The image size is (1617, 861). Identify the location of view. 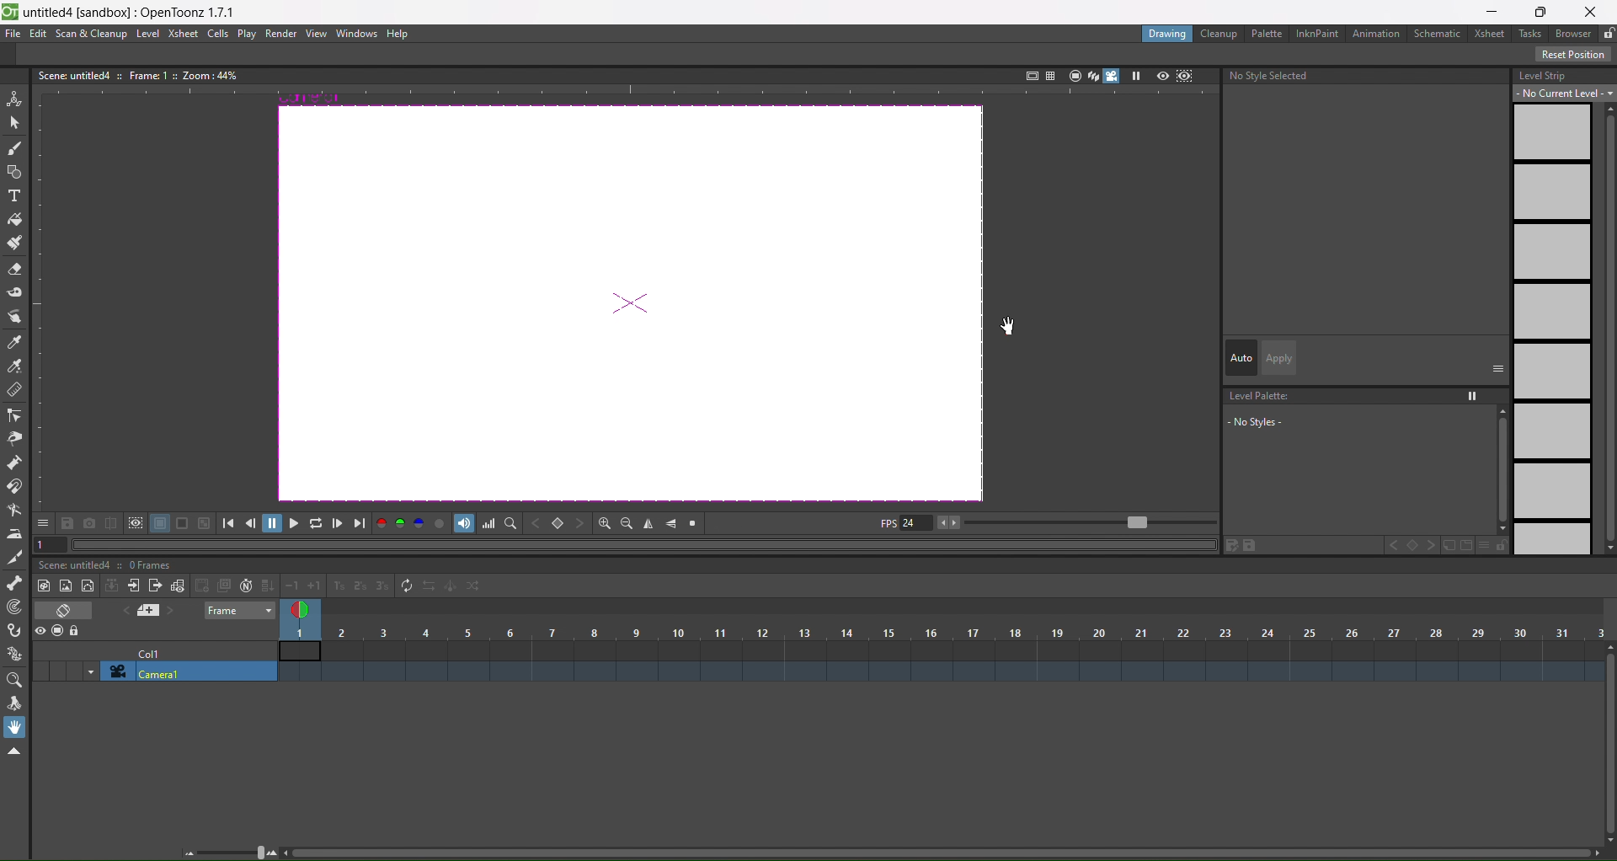
(316, 34).